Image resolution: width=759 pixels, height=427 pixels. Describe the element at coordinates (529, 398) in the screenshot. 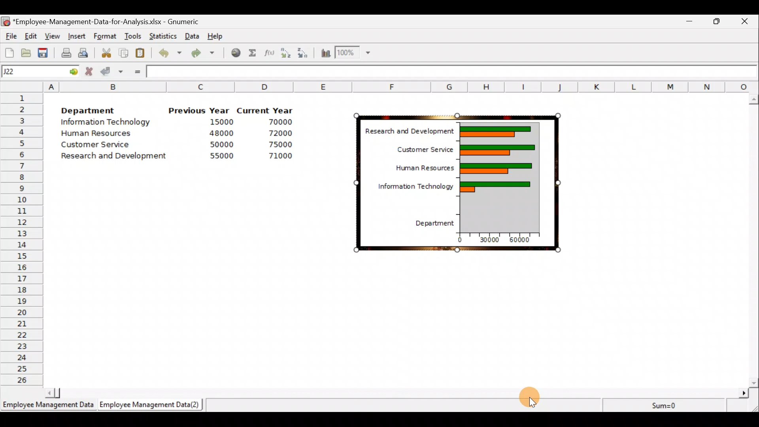

I see `Cursor` at that location.